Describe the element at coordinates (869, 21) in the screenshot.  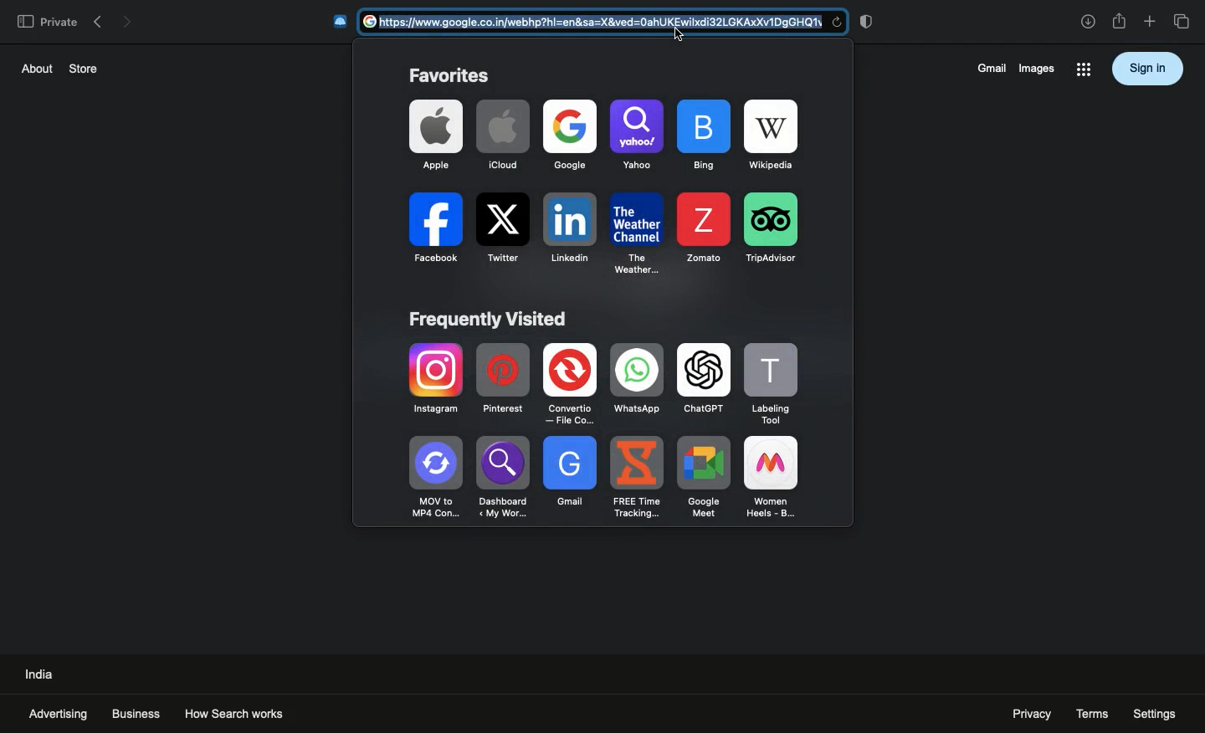
I see `badge` at that location.